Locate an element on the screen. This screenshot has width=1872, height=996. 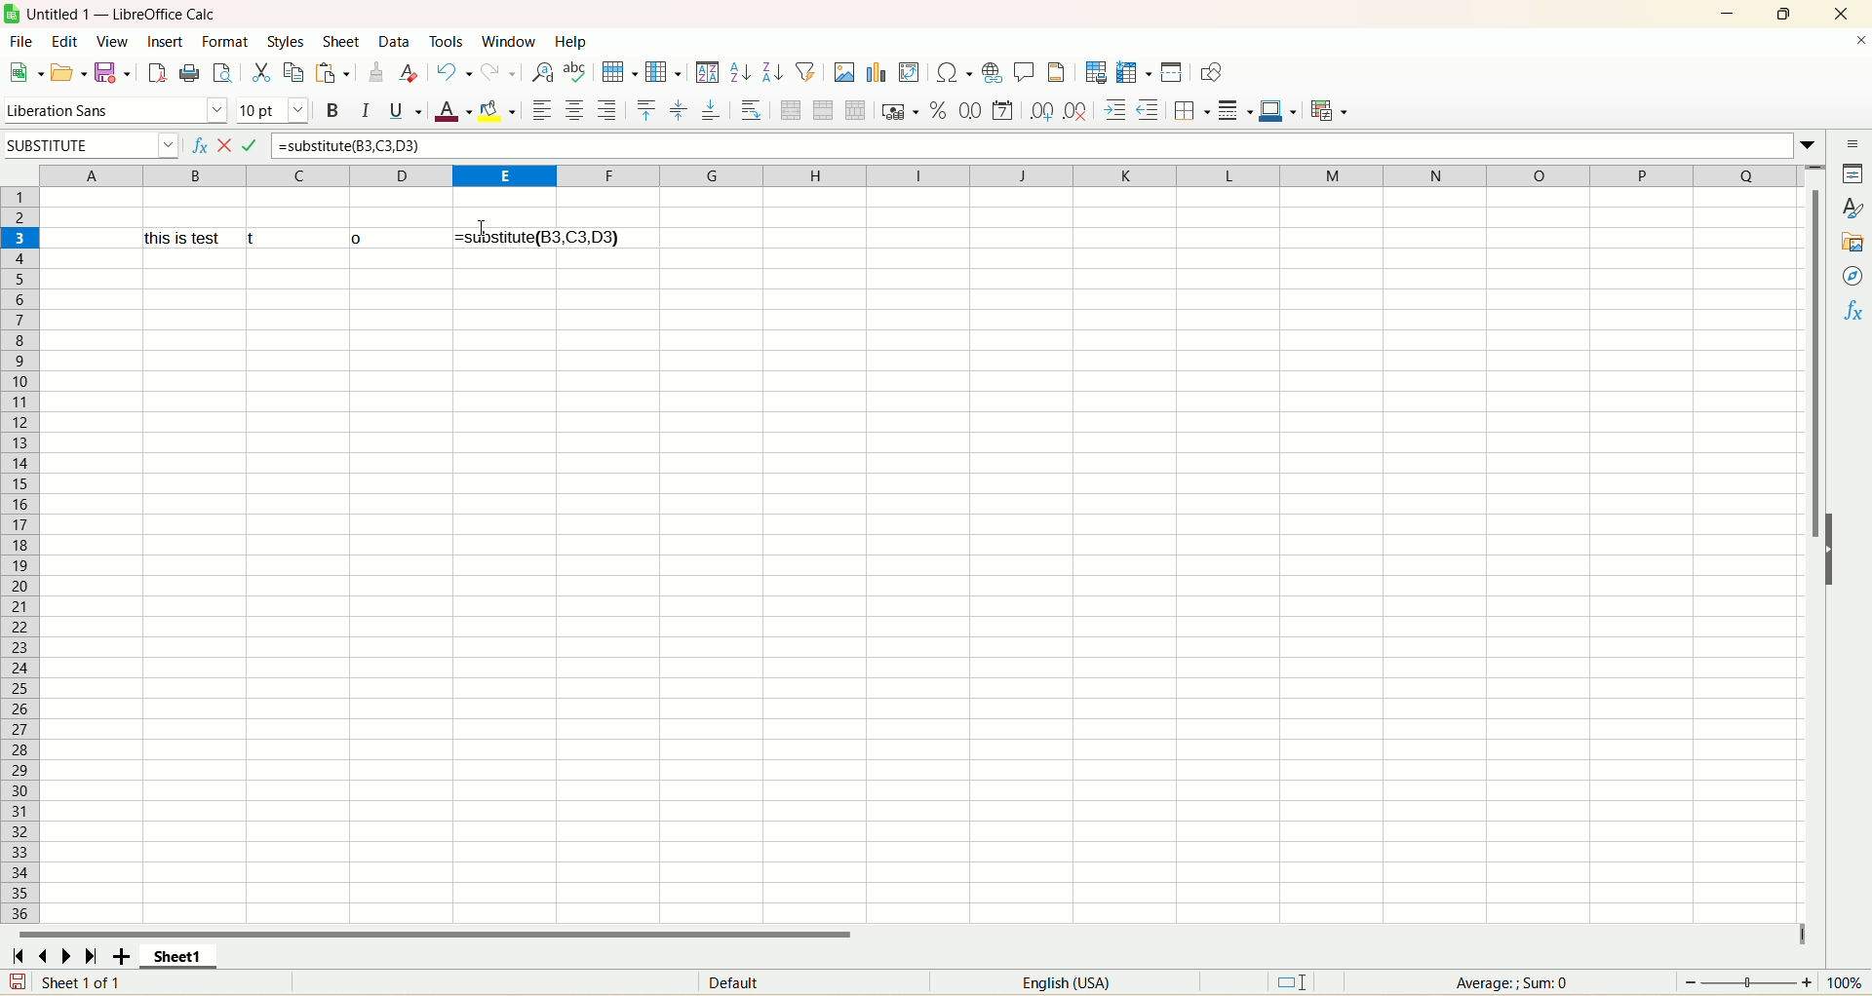
print preview is located at coordinates (220, 71).